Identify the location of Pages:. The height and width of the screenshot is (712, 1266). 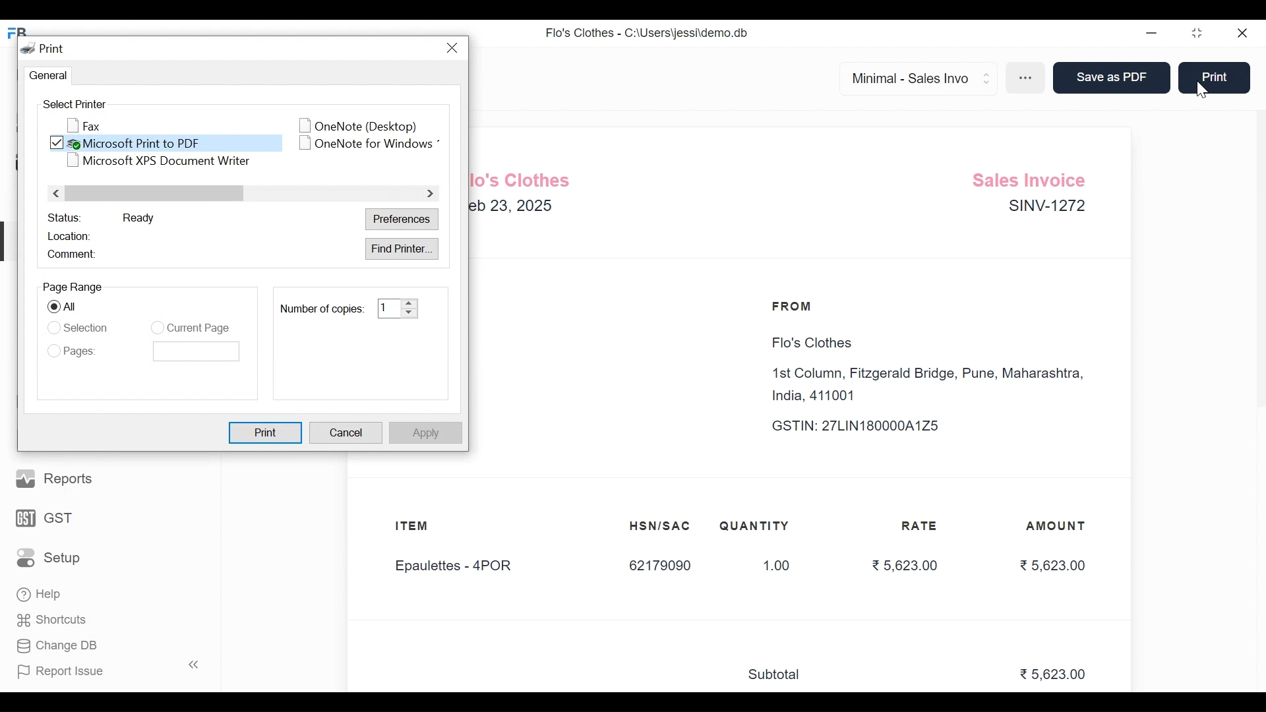
(84, 351).